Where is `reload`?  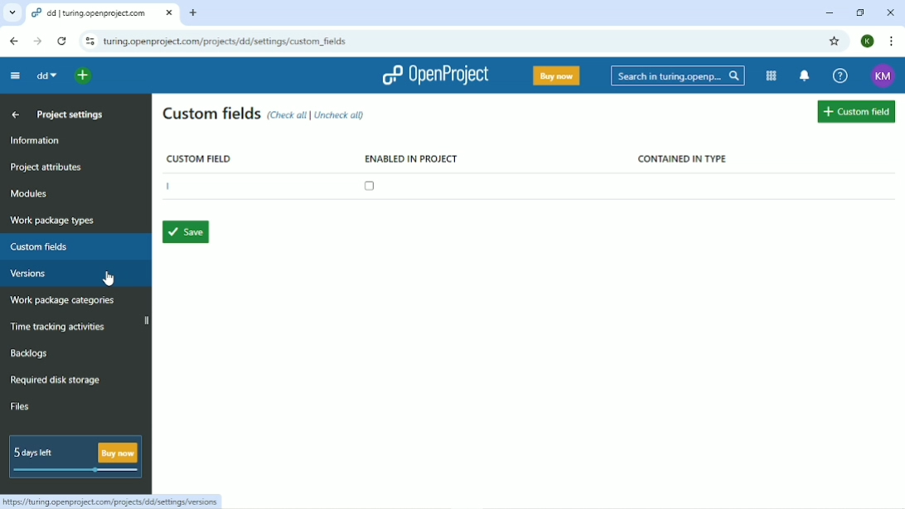
reload is located at coordinates (87, 41).